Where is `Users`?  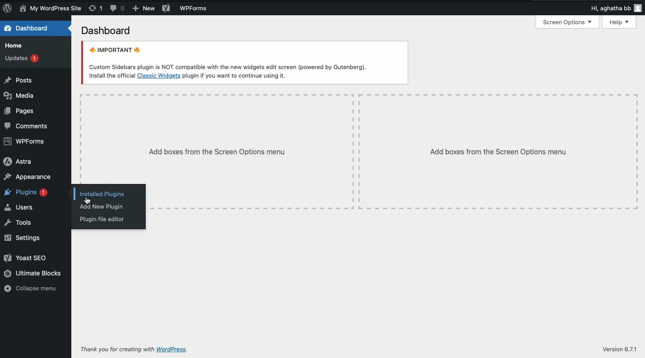 Users is located at coordinates (20, 207).